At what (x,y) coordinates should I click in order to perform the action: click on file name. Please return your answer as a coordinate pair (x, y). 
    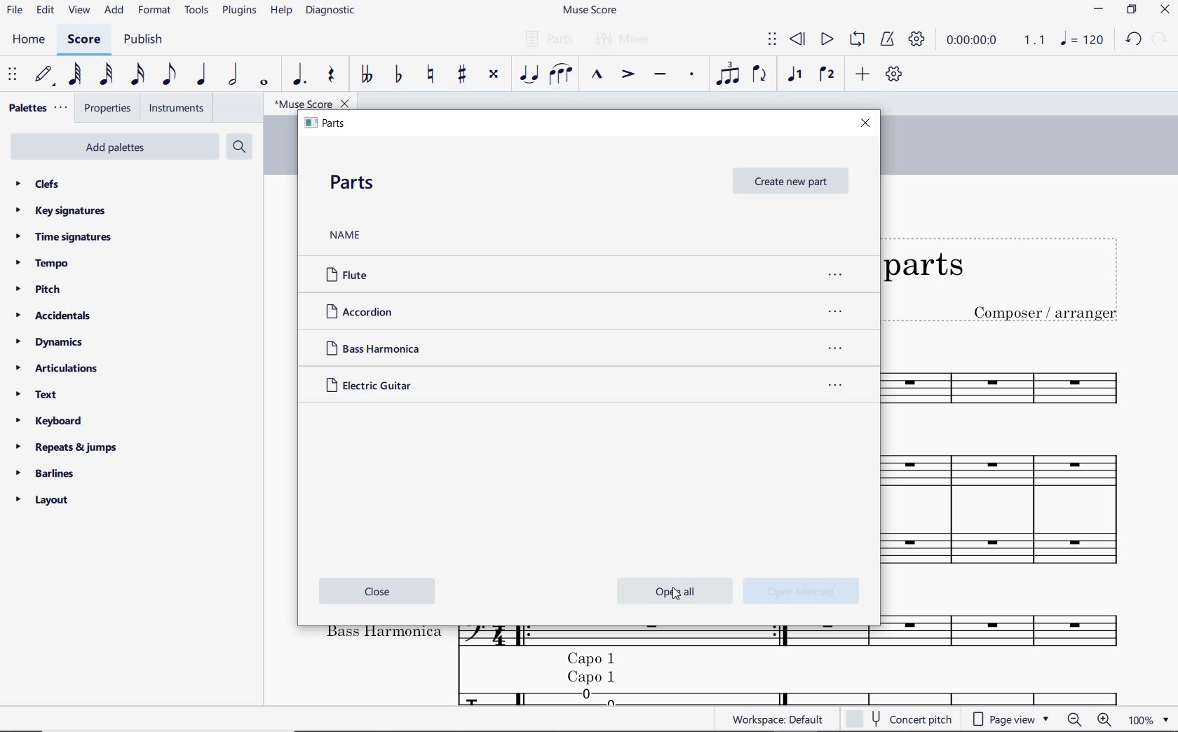
    Looking at the image, I should click on (315, 103).